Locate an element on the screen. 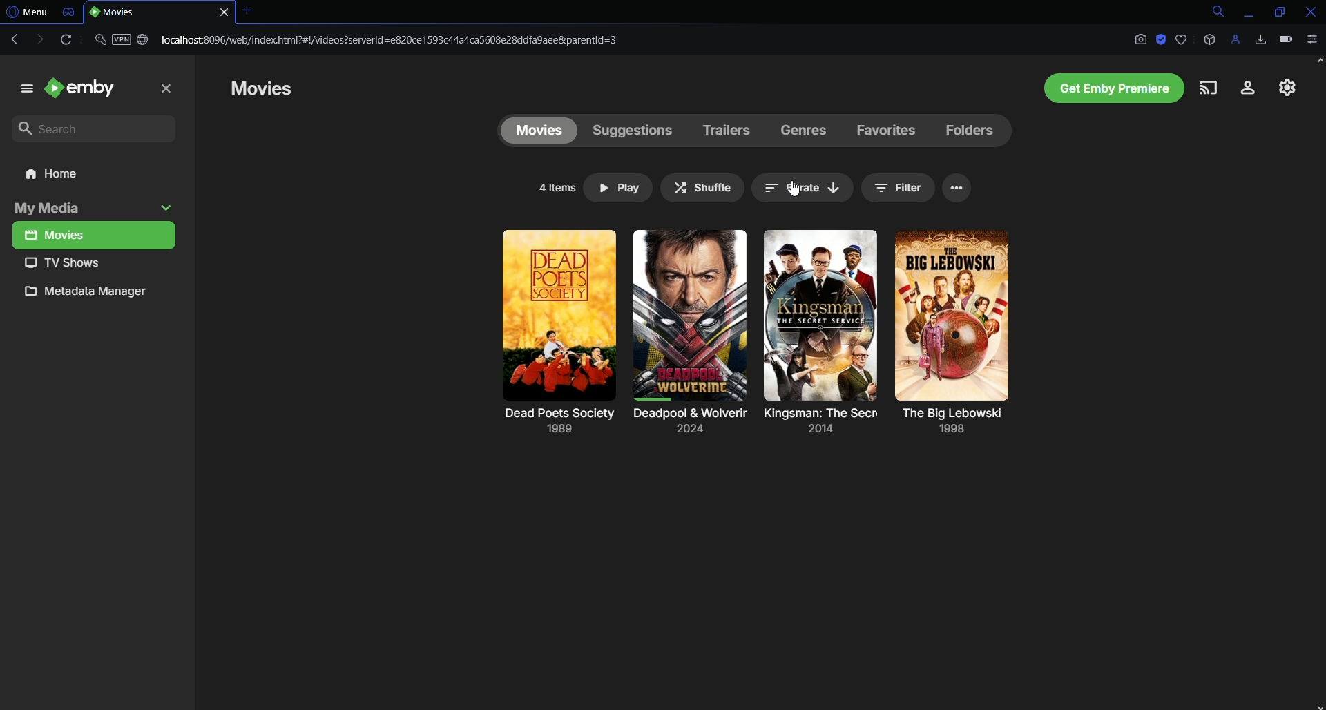 Image resolution: width=1326 pixels, height=710 pixels. Options is located at coordinates (960, 188).